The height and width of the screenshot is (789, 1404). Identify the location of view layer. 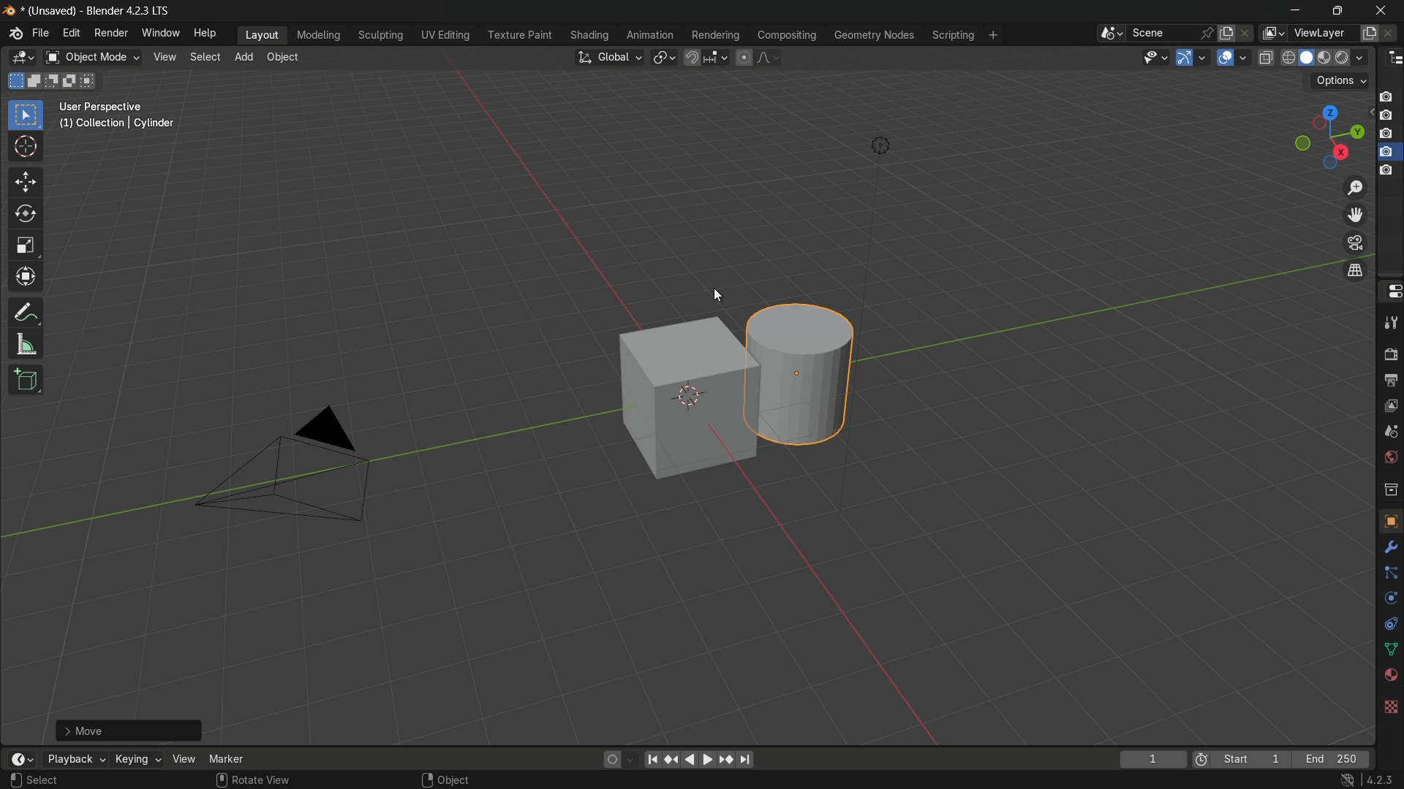
(1389, 405).